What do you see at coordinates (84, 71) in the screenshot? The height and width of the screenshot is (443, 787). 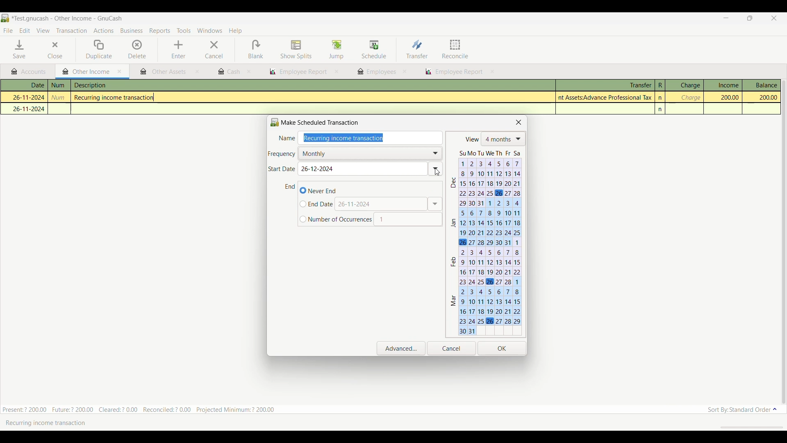 I see `Current tab highlight` at bounding box center [84, 71].